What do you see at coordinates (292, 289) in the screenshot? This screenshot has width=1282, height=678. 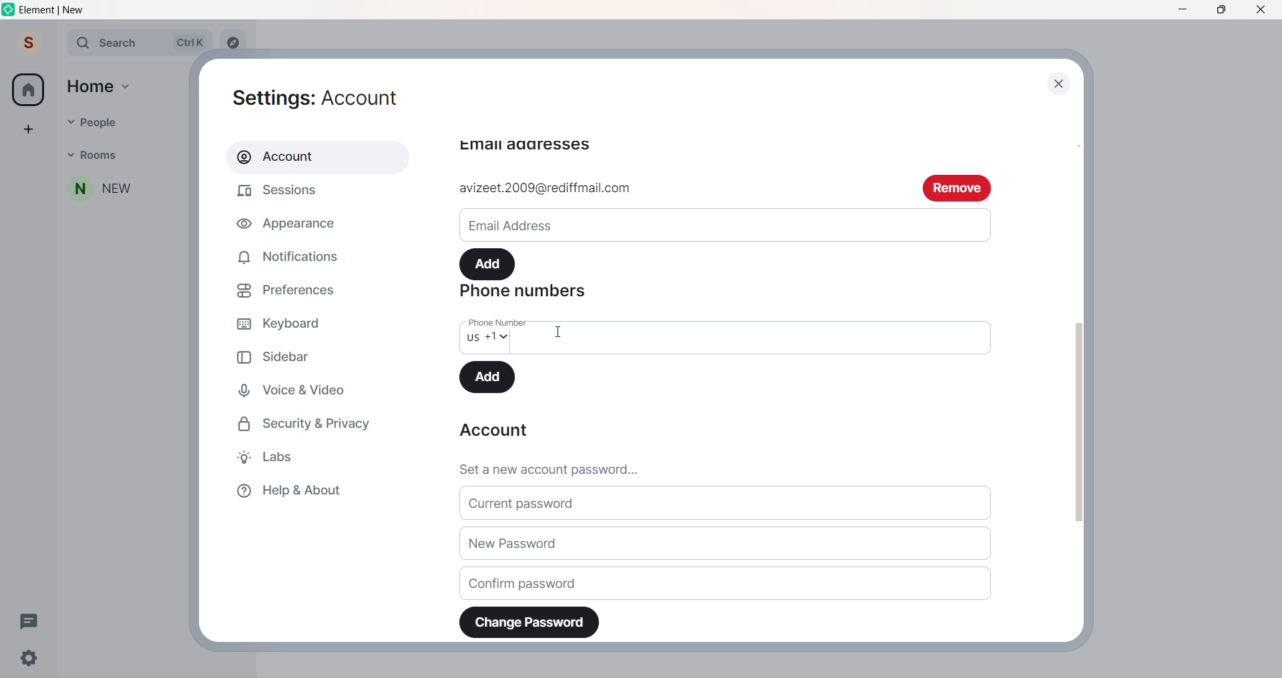 I see `Preferences` at bounding box center [292, 289].